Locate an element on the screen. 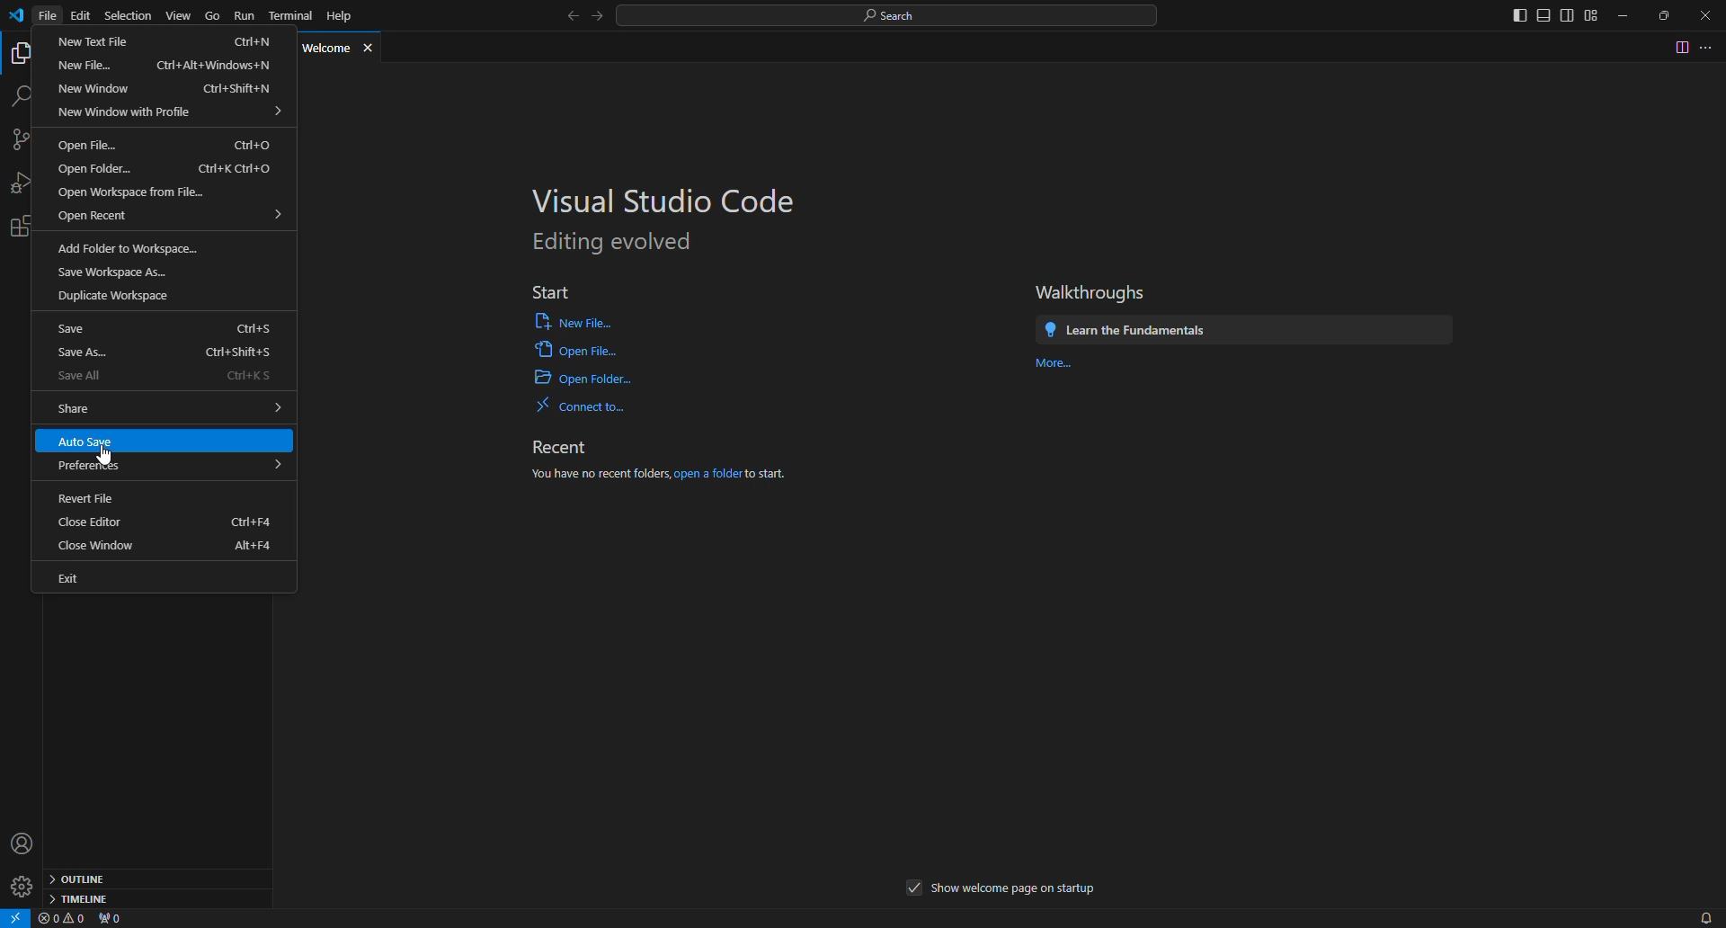 The height and width of the screenshot is (928, 1726). new text file is located at coordinates (94, 42).